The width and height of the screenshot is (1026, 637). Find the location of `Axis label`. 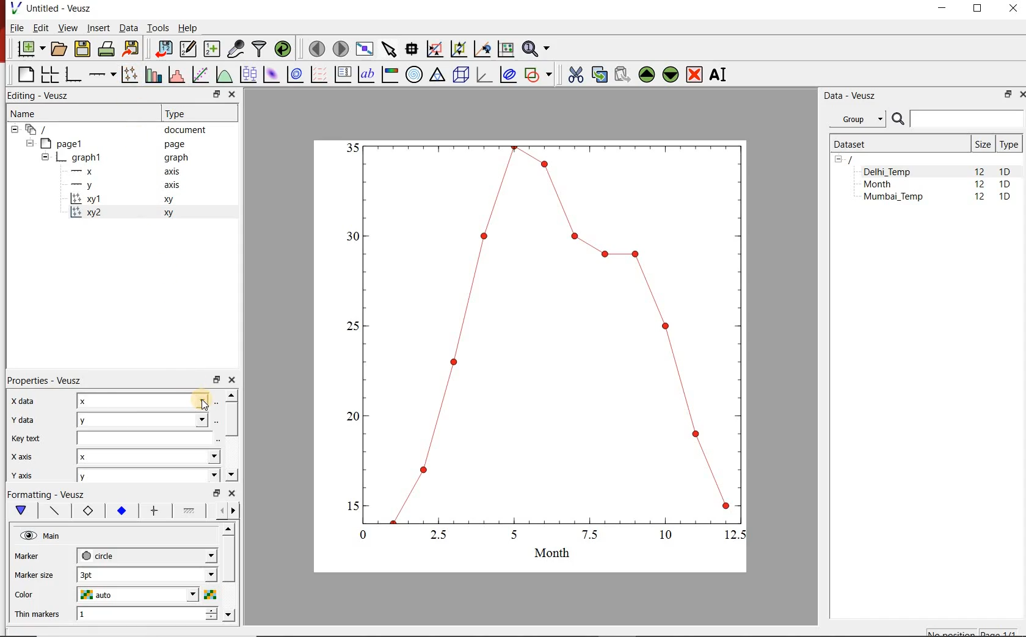

Axis label is located at coordinates (85, 511).